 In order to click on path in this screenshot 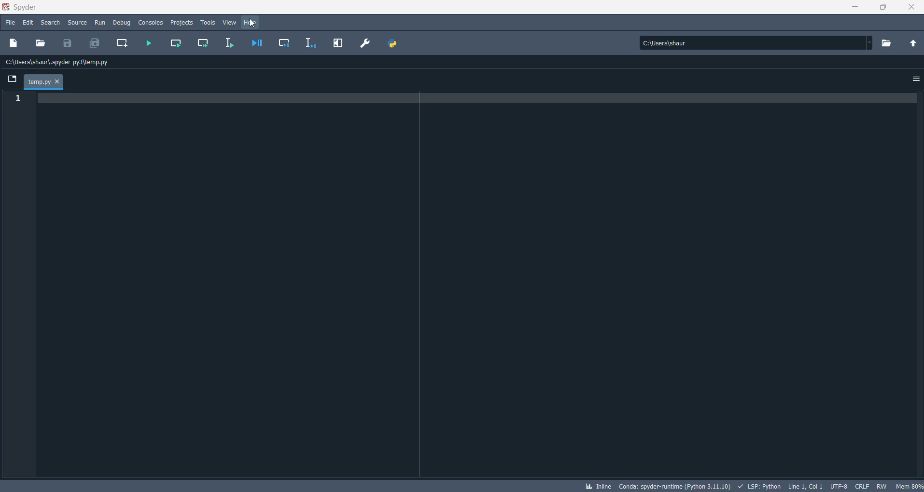, I will do `click(752, 42)`.